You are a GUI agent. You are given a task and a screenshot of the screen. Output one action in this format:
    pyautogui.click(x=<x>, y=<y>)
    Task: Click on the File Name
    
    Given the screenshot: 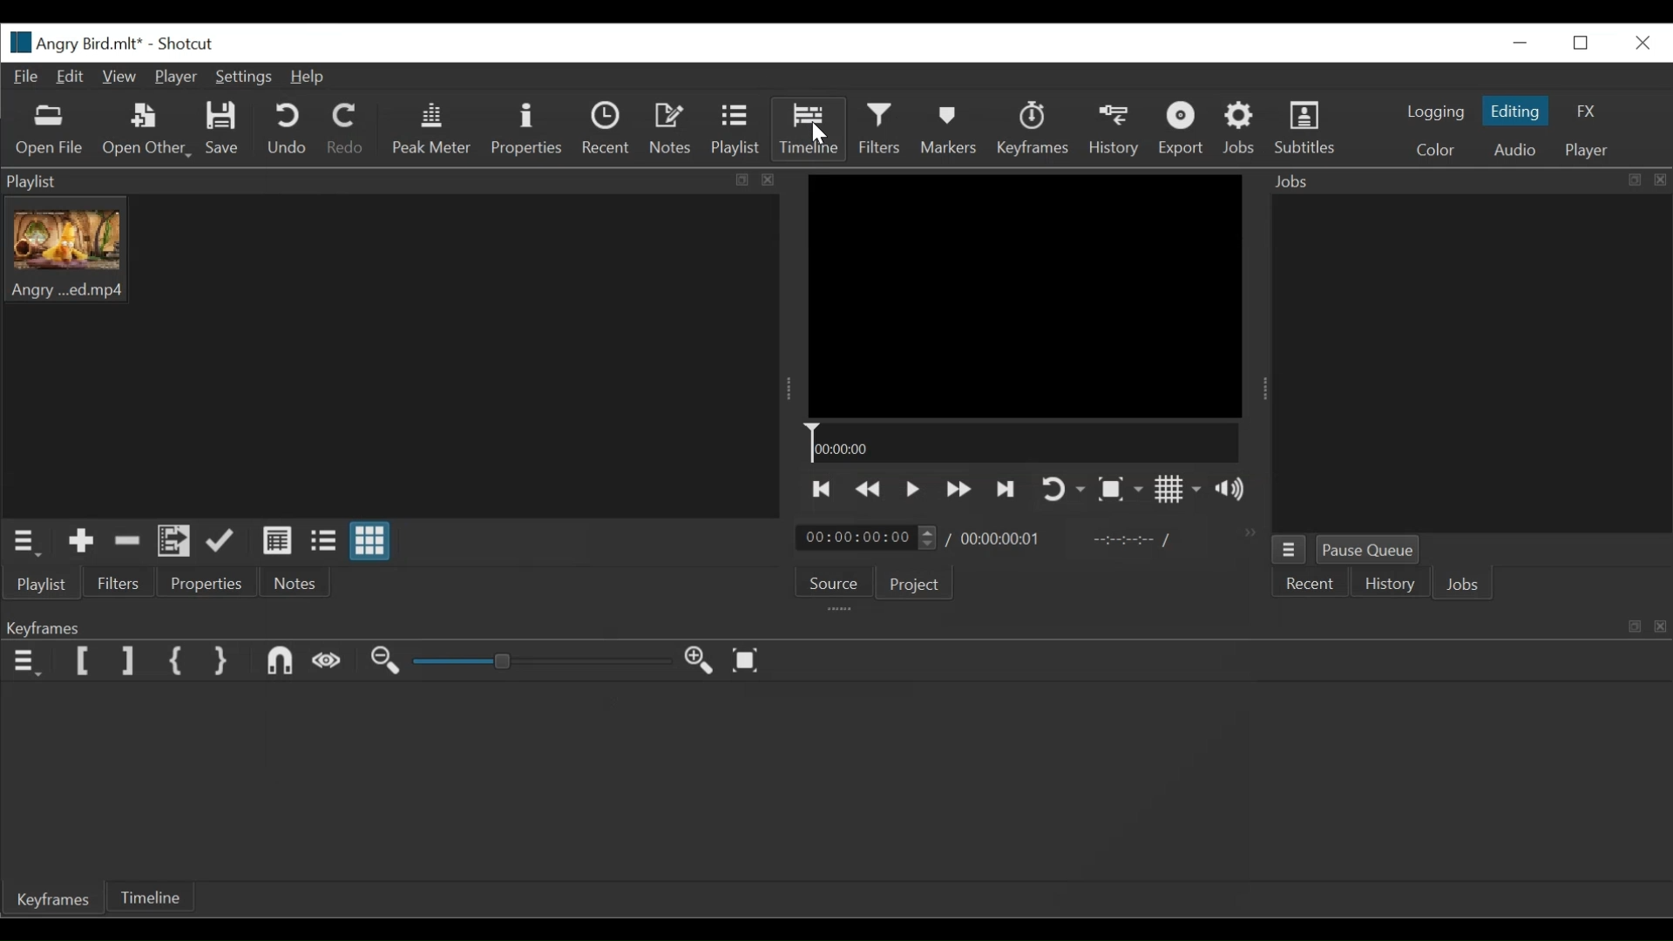 What is the action you would take?
    pyautogui.click(x=72, y=43)
    